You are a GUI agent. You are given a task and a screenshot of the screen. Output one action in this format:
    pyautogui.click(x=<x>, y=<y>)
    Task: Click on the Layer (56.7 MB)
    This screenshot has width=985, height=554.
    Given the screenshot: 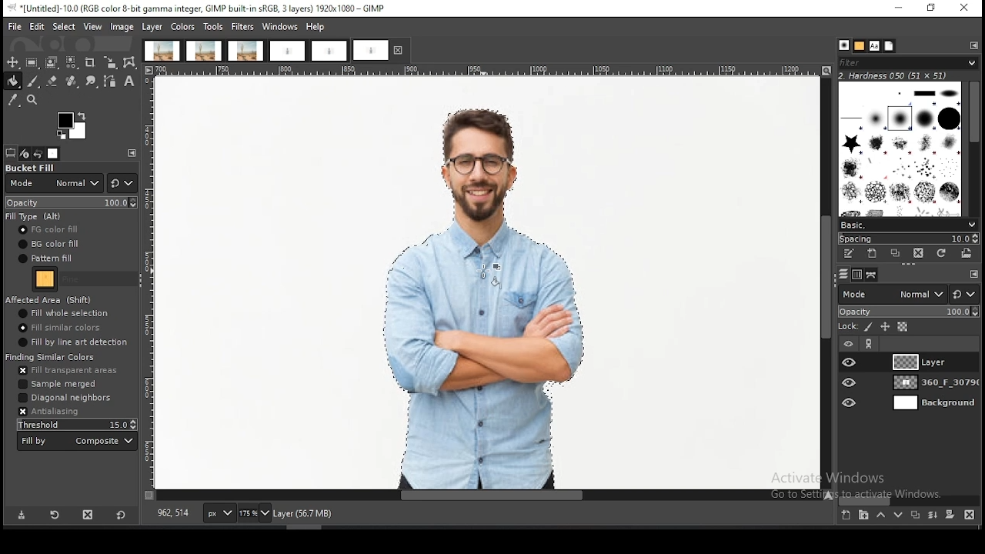 What is the action you would take?
    pyautogui.click(x=313, y=514)
    